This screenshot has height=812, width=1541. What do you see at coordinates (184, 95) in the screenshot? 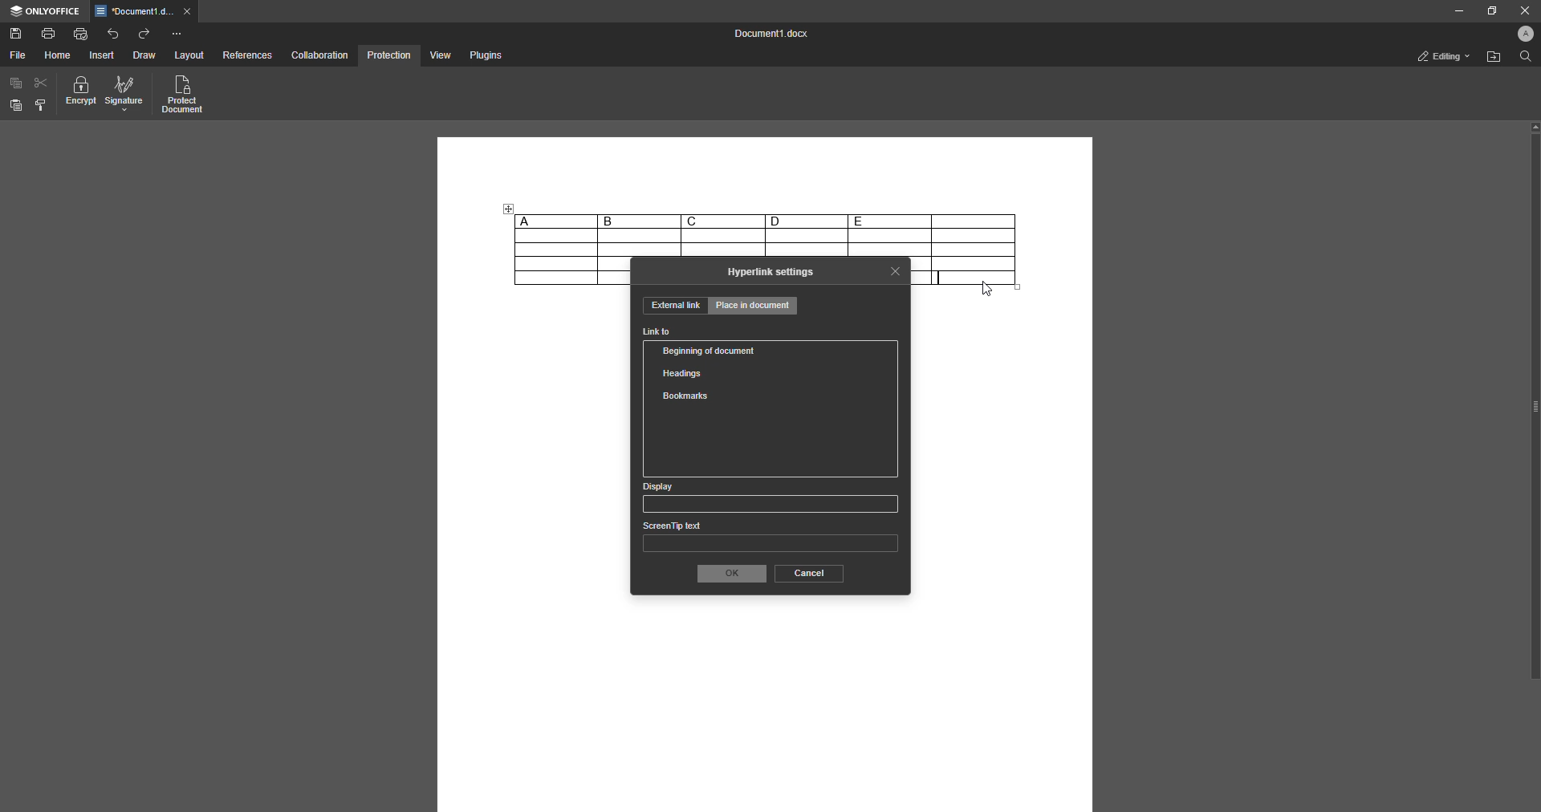
I see `Protected Document` at bounding box center [184, 95].